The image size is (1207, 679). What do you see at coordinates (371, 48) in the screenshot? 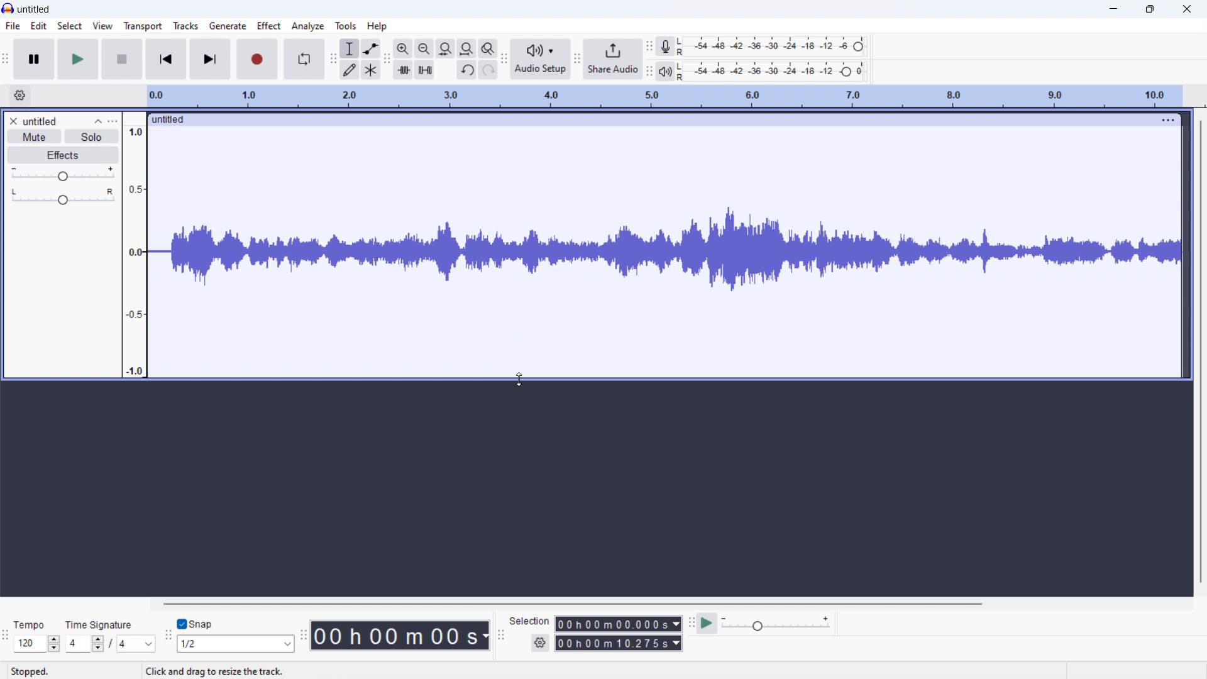
I see `envelop tool` at bounding box center [371, 48].